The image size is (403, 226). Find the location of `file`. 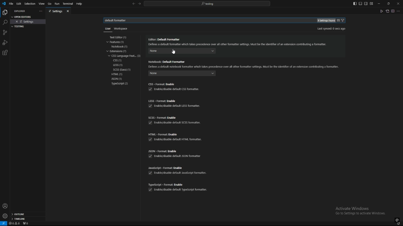

file is located at coordinates (11, 3).